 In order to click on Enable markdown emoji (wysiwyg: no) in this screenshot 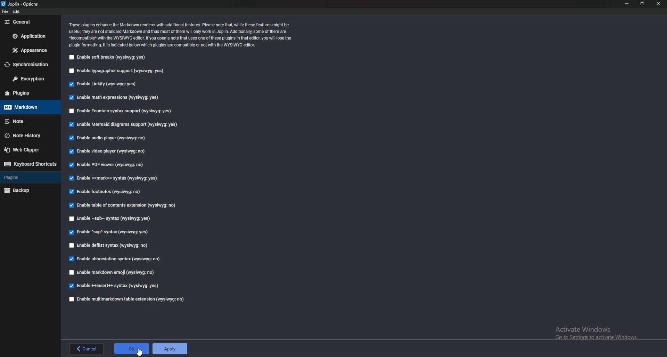, I will do `click(114, 272)`.